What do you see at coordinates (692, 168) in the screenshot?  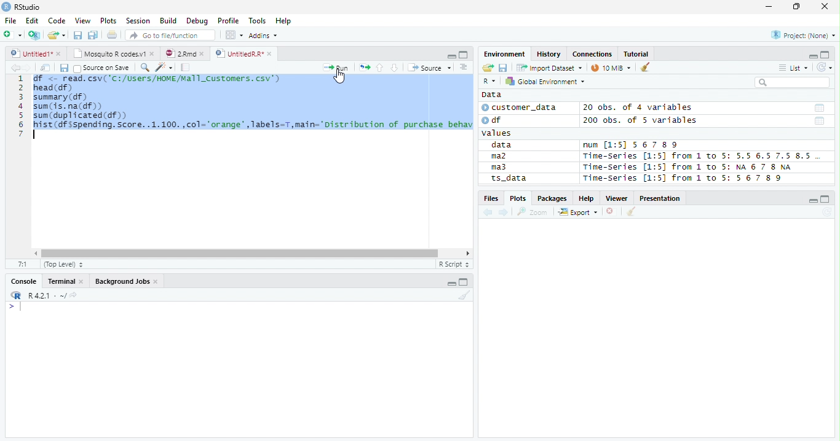 I see `Time-series [1:5] from 1 to 5: NA 6 7 8 NA` at bounding box center [692, 168].